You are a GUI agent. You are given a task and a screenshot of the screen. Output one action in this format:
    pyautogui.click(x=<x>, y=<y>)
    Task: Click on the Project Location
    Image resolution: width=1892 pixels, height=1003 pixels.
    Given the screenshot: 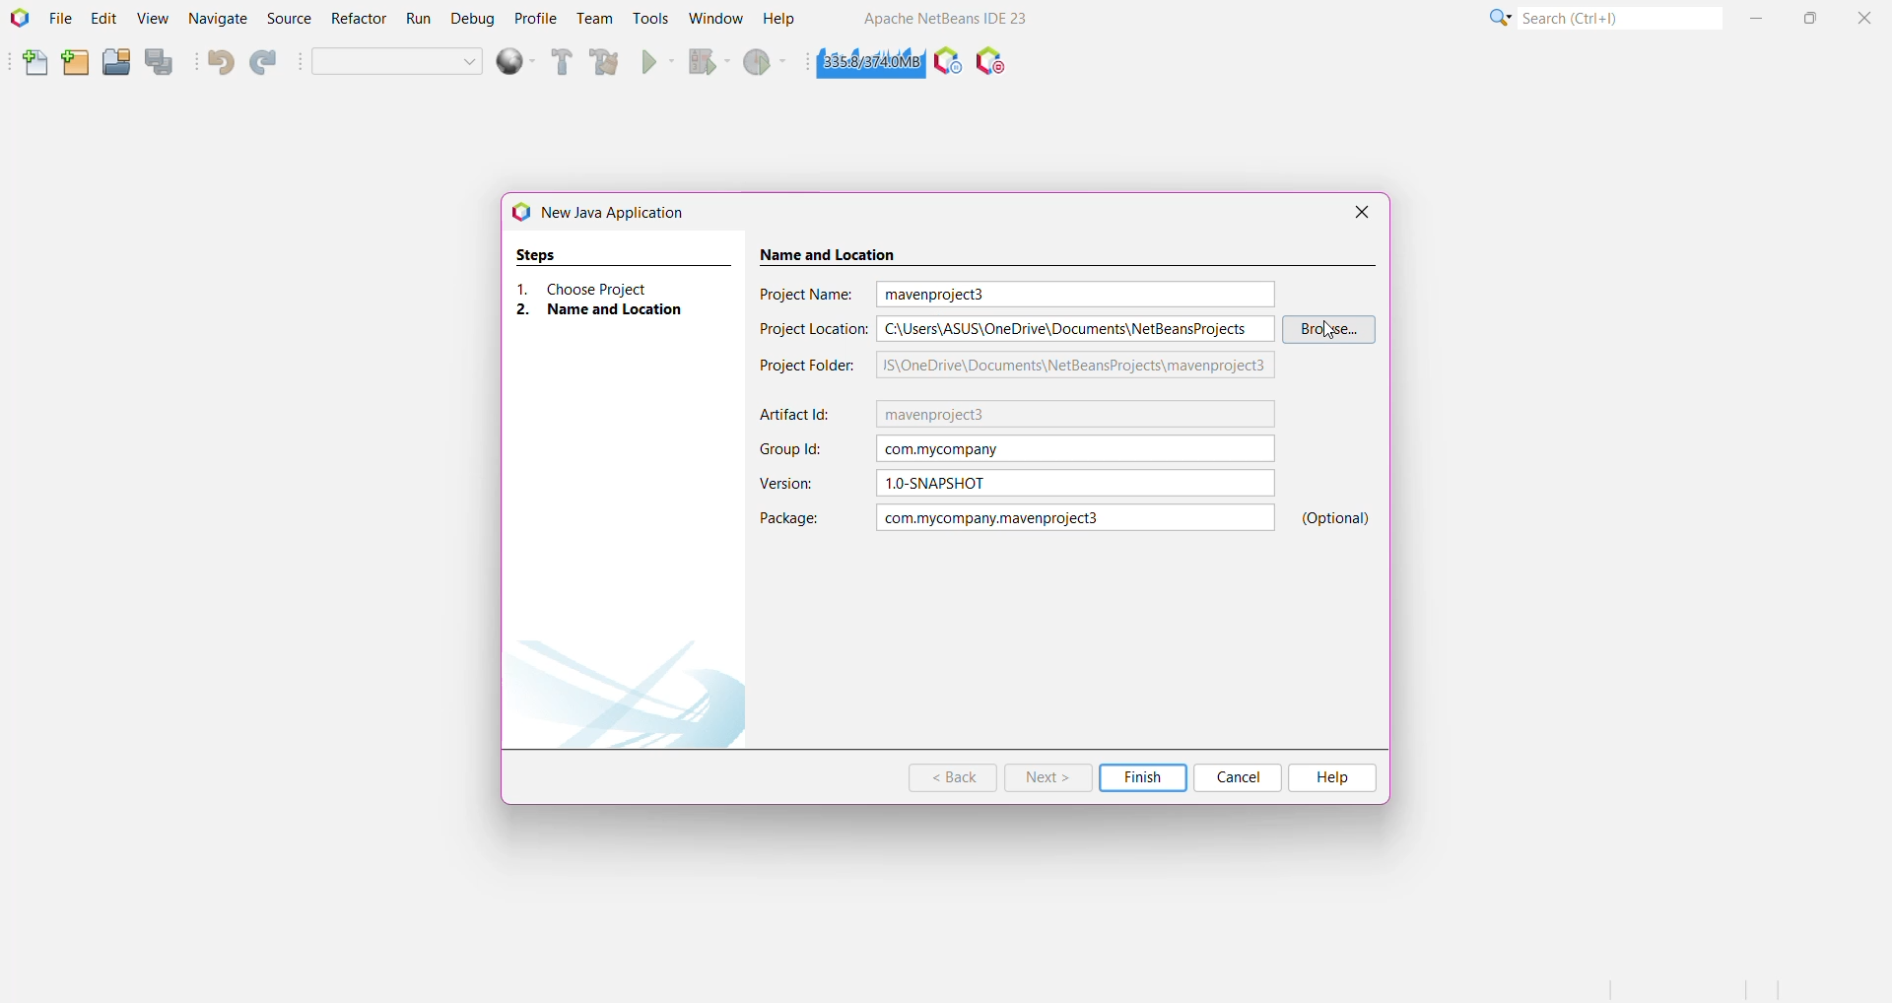 What is the action you would take?
    pyautogui.click(x=812, y=329)
    